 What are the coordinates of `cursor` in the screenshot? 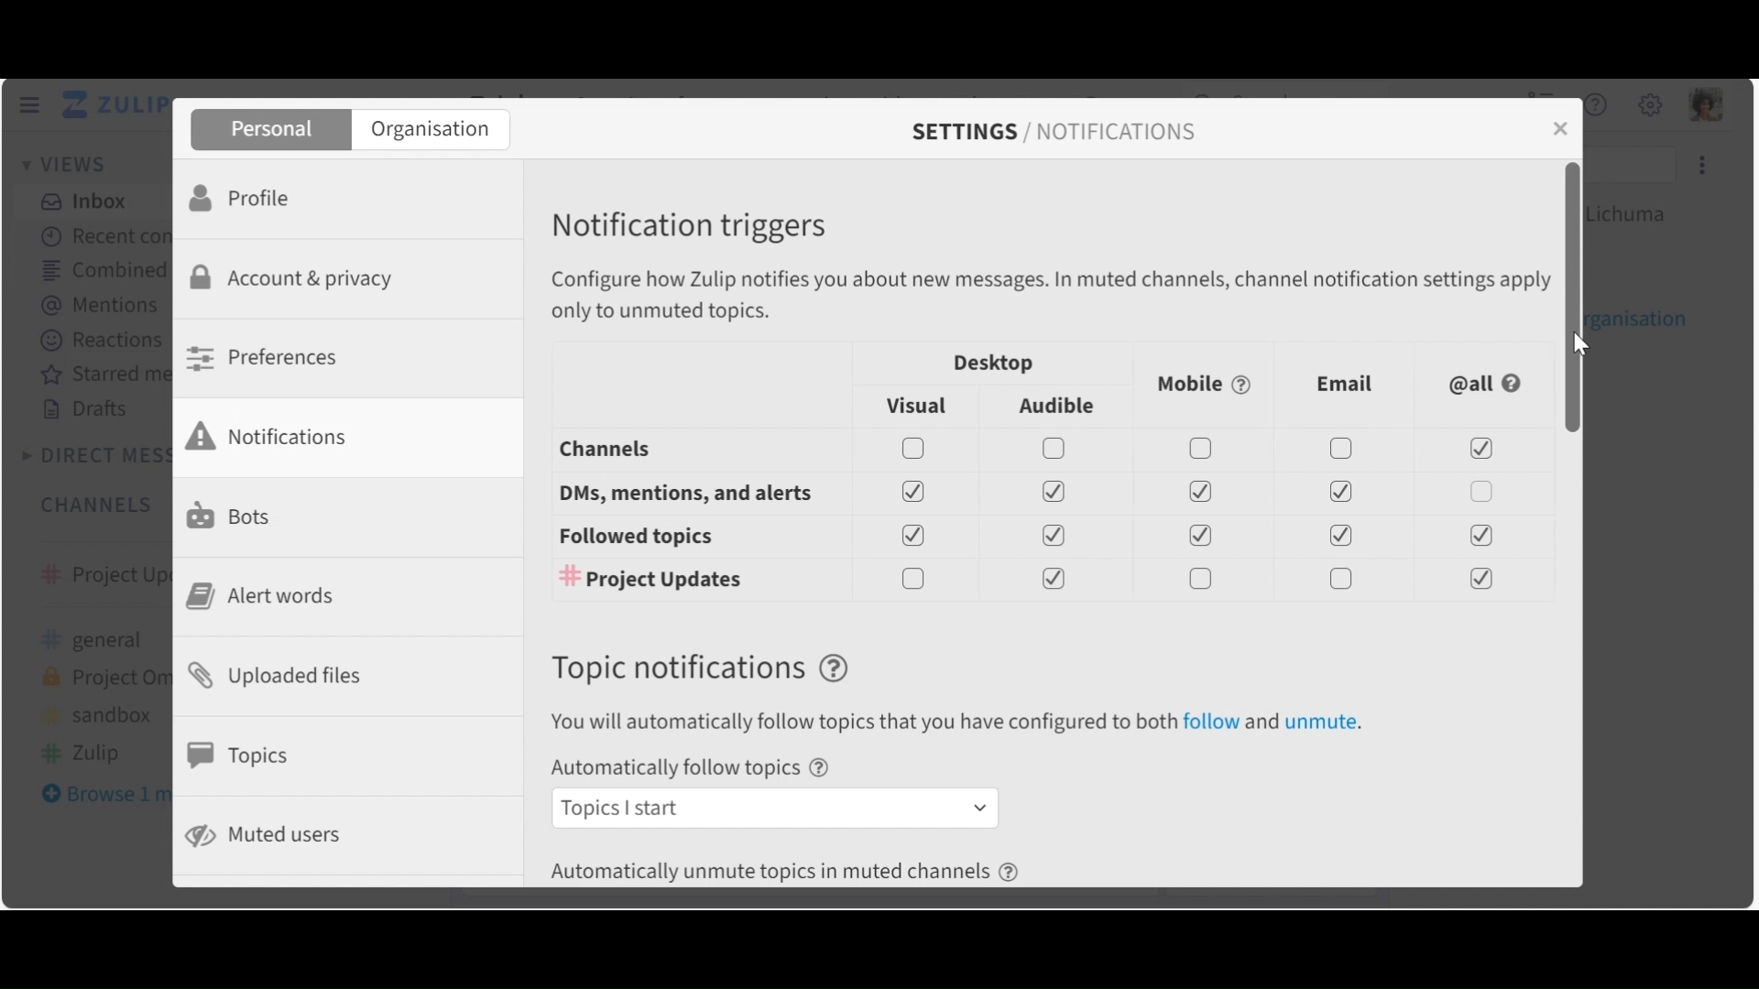 It's located at (1587, 352).